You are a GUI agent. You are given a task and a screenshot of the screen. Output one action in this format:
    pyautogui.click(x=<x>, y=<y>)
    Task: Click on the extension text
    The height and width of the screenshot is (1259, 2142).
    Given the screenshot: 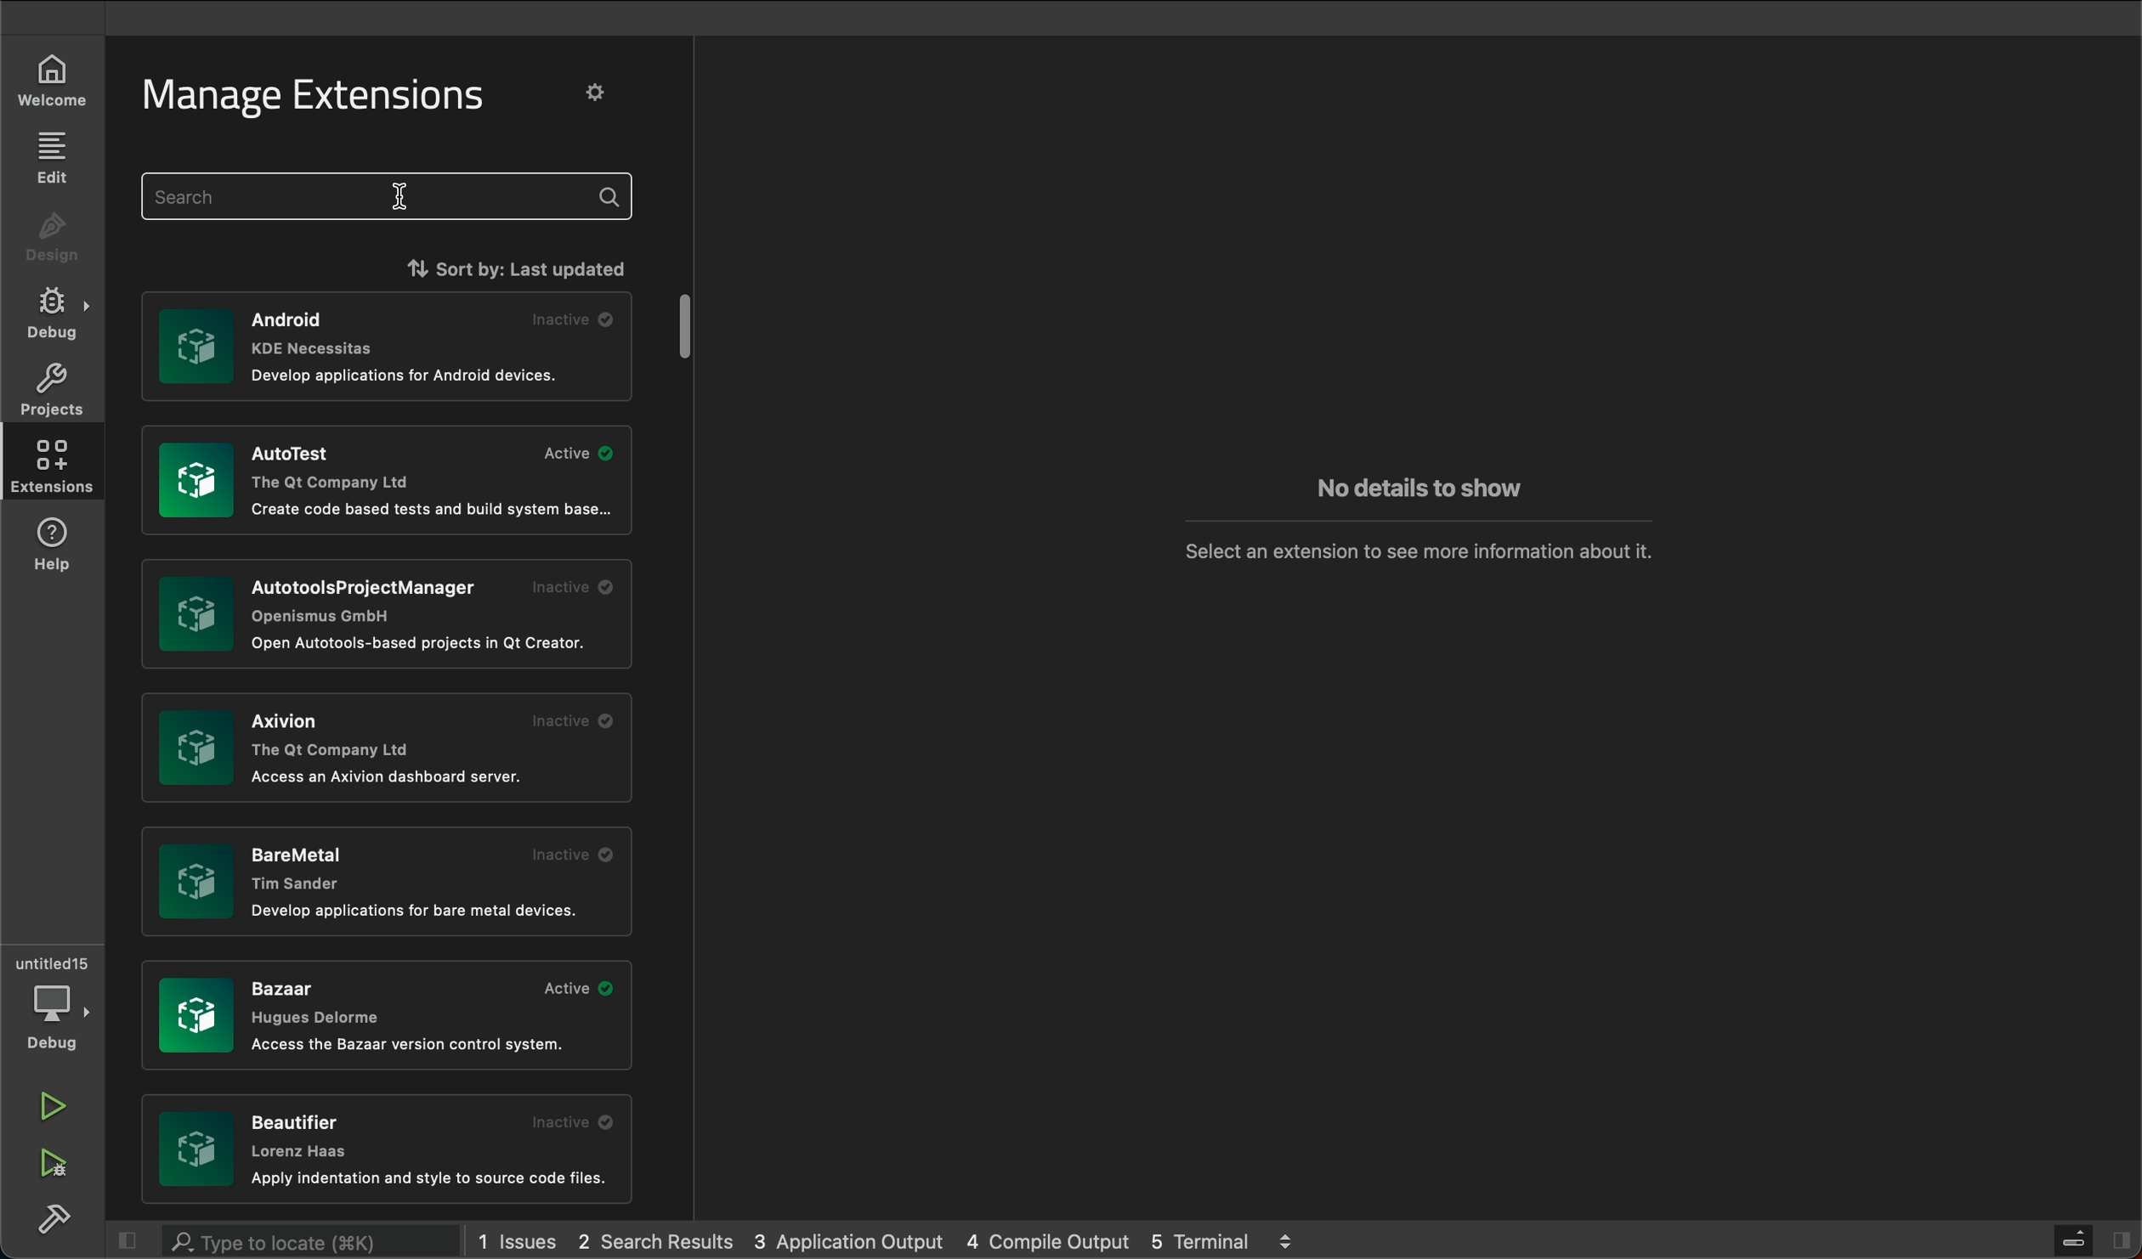 What is the action you would take?
    pyautogui.click(x=411, y=375)
    